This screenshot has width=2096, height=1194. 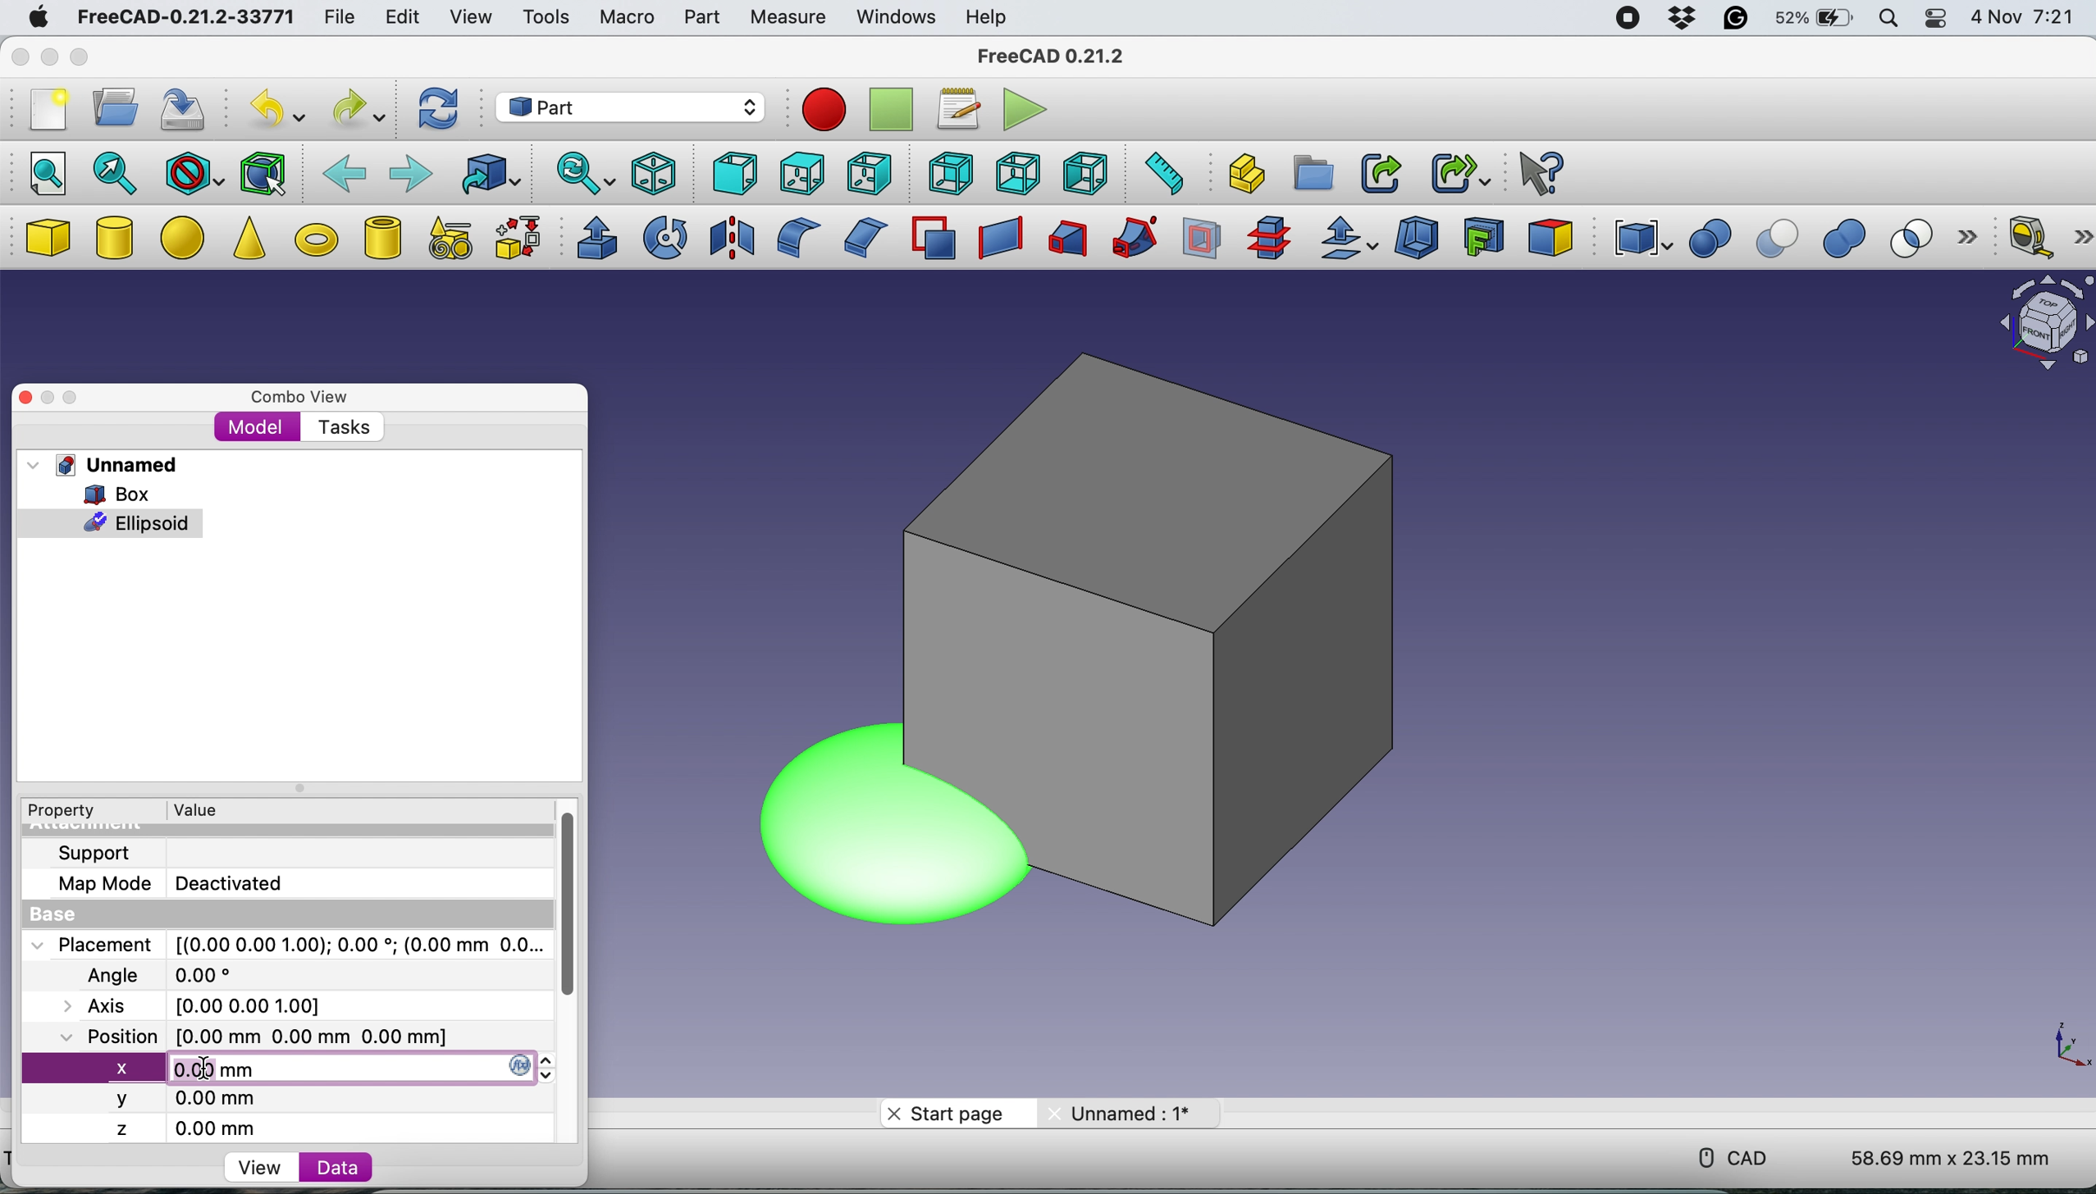 What do you see at coordinates (469, 16) in the screenshot?
I see `view` at bounding box center [469, 16].